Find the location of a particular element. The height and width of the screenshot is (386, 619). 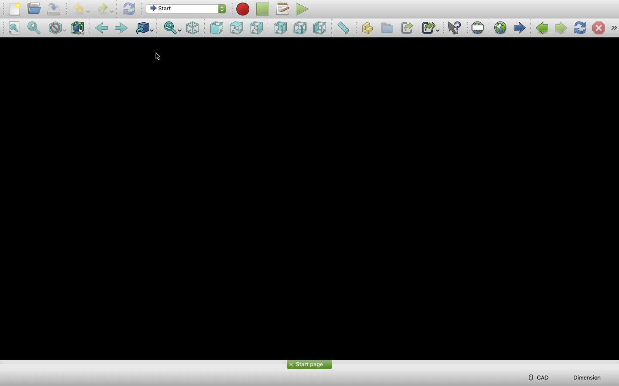

Go to Start Page is located at coordinates (500, 27).